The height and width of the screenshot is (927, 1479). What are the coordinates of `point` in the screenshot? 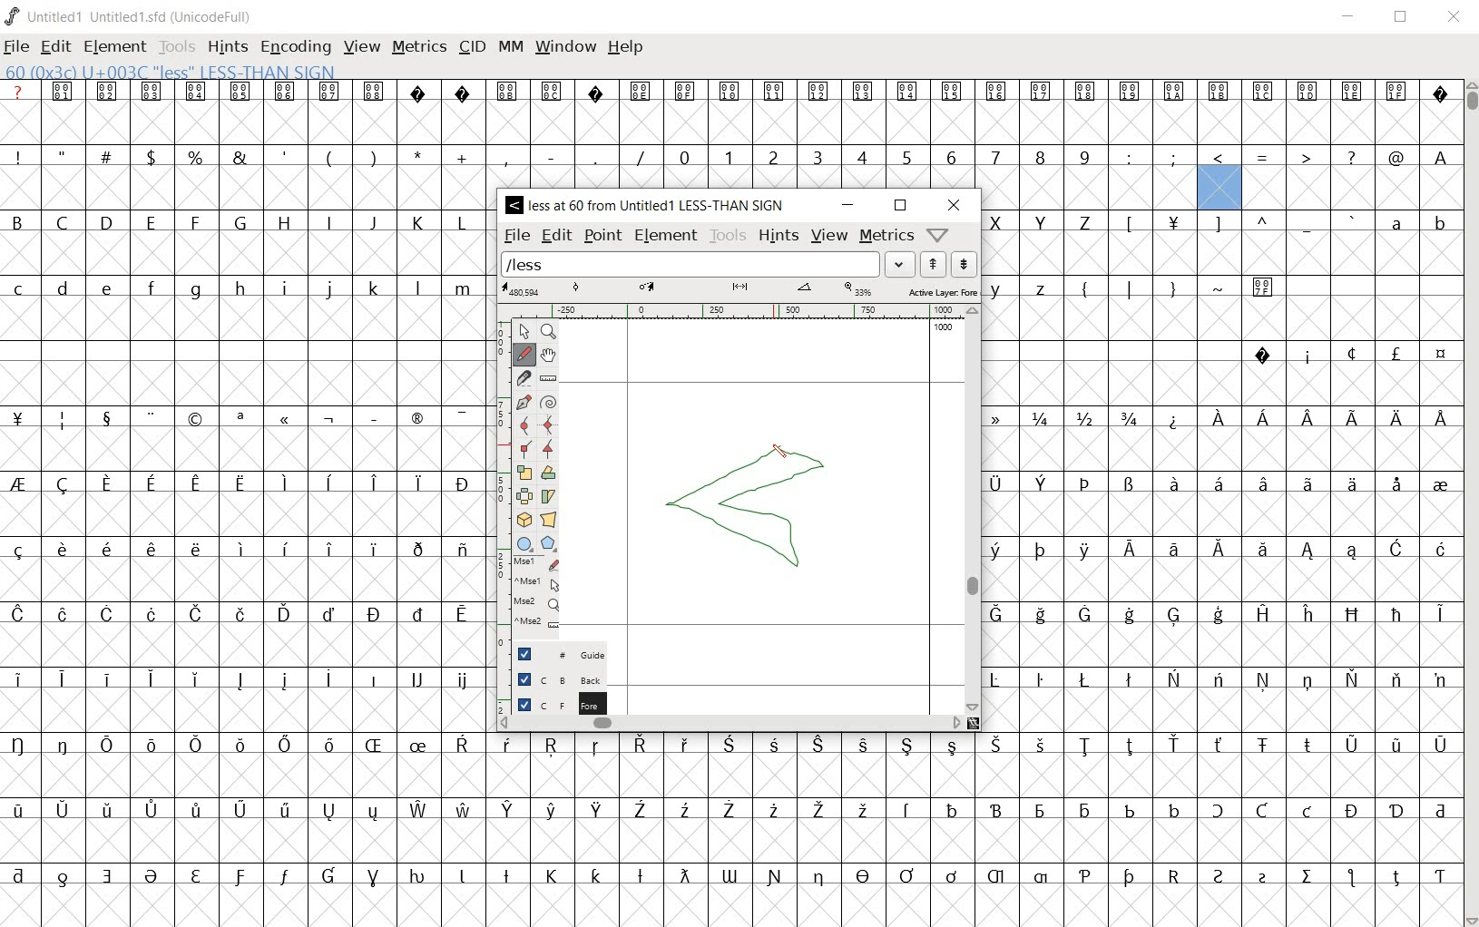 It's located at (602, 236).